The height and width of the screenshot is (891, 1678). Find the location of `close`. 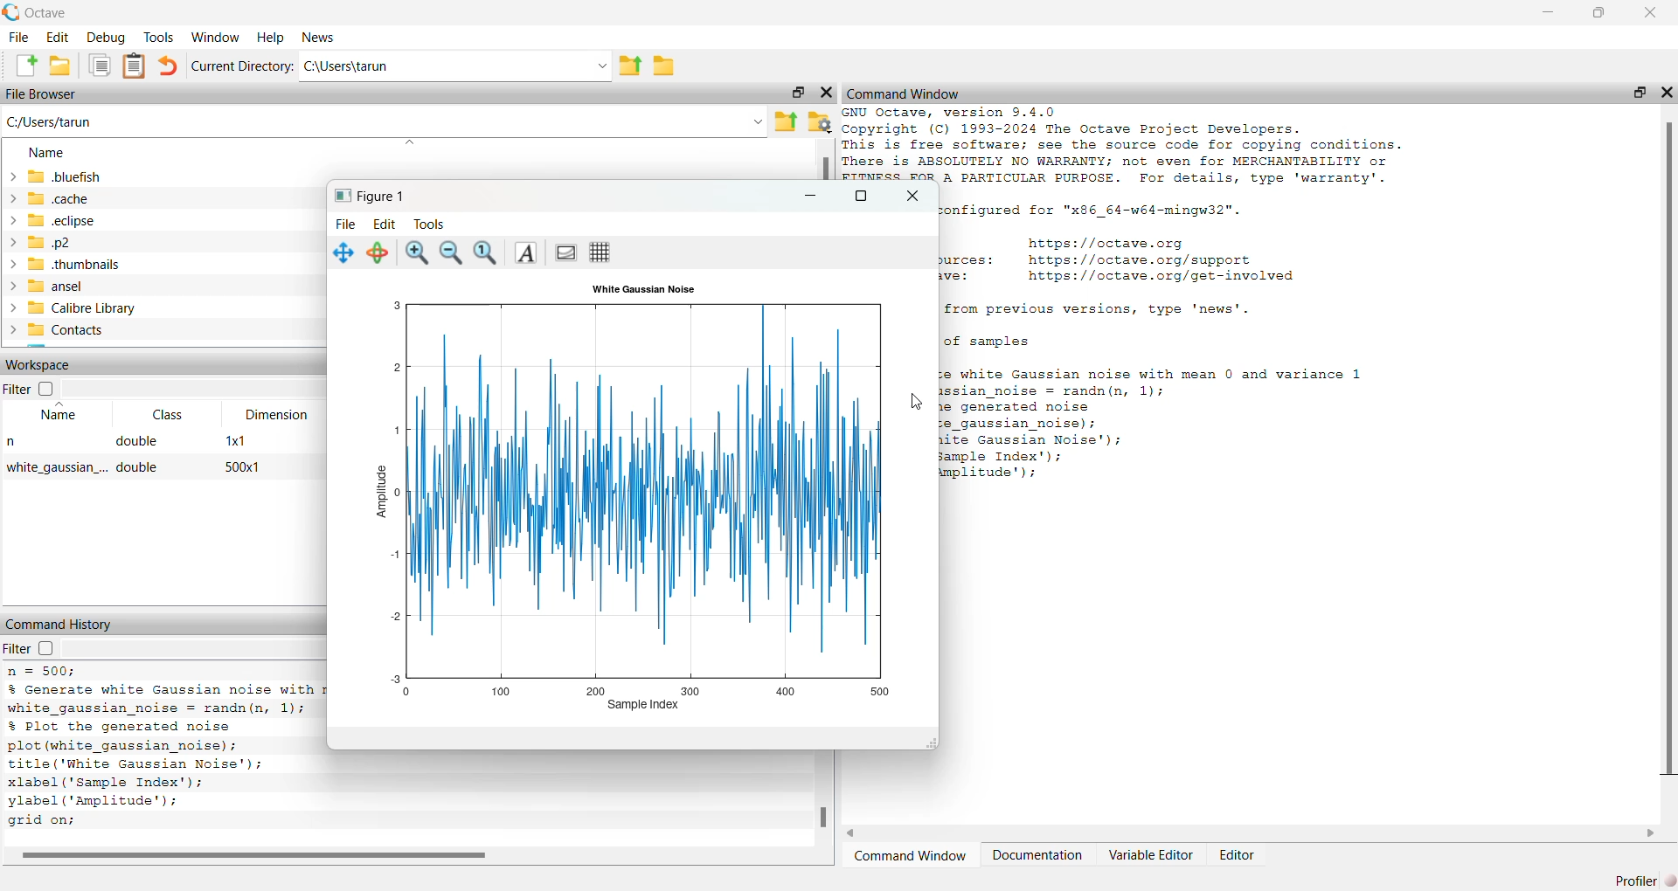

close is located at coordinates (1647, 13).